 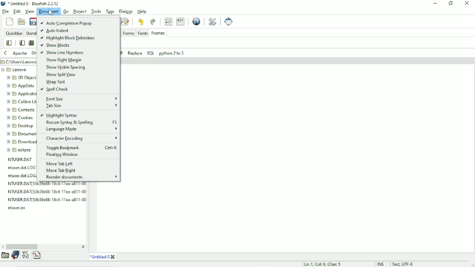 I want to click on Replace, so click(x=135, y=53).